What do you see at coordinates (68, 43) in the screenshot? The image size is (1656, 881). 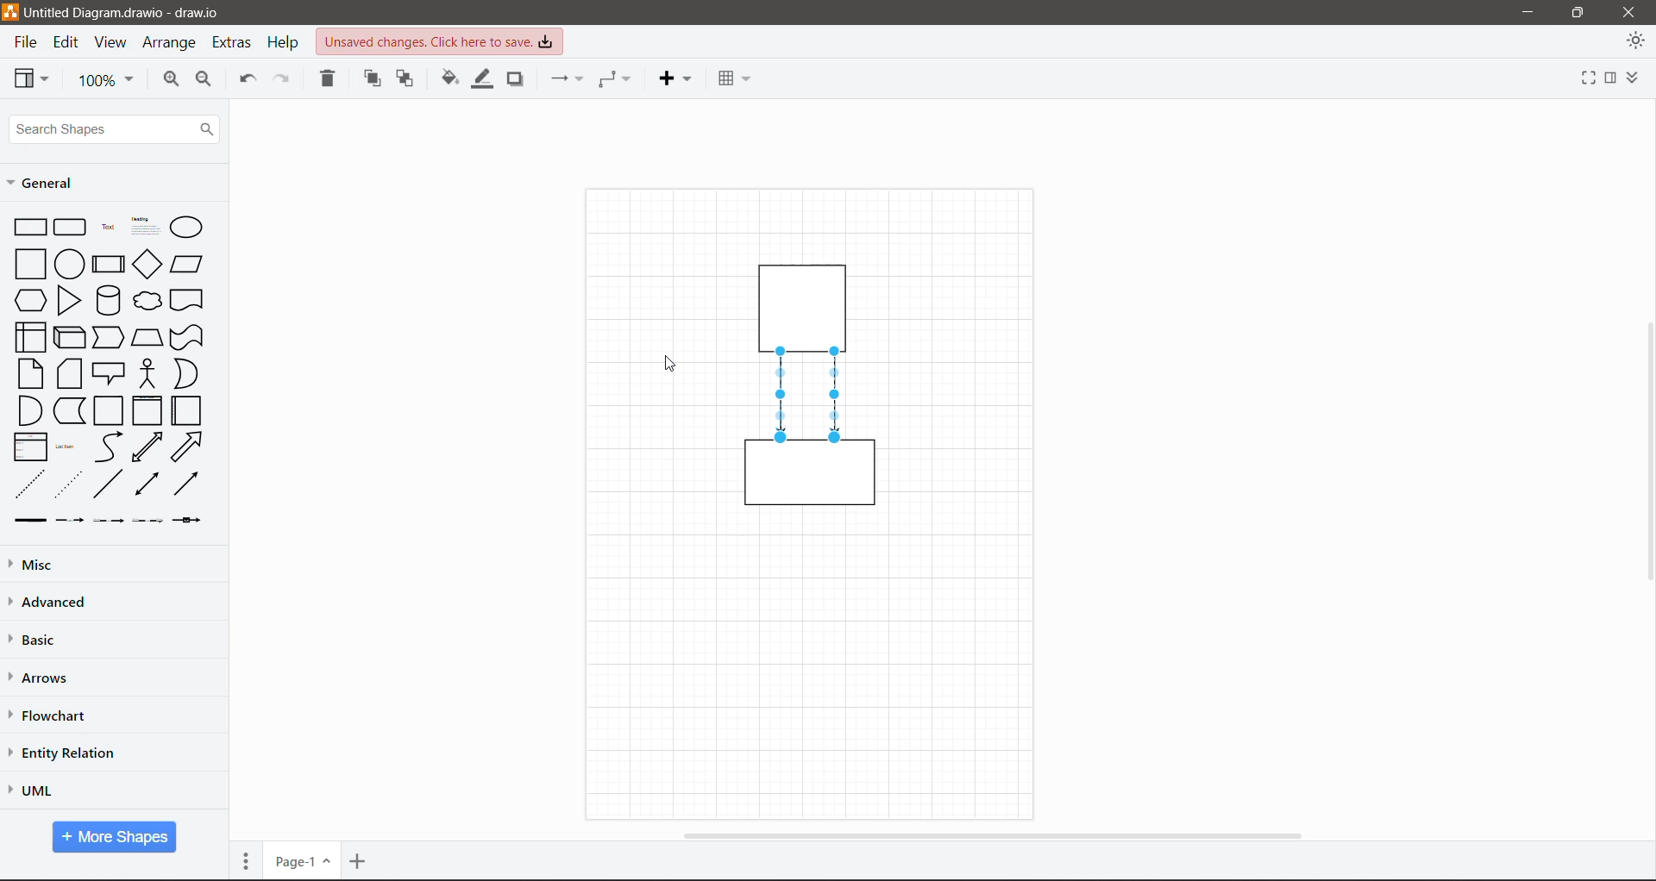 I see `Edit` at bounding box center [68, 43].